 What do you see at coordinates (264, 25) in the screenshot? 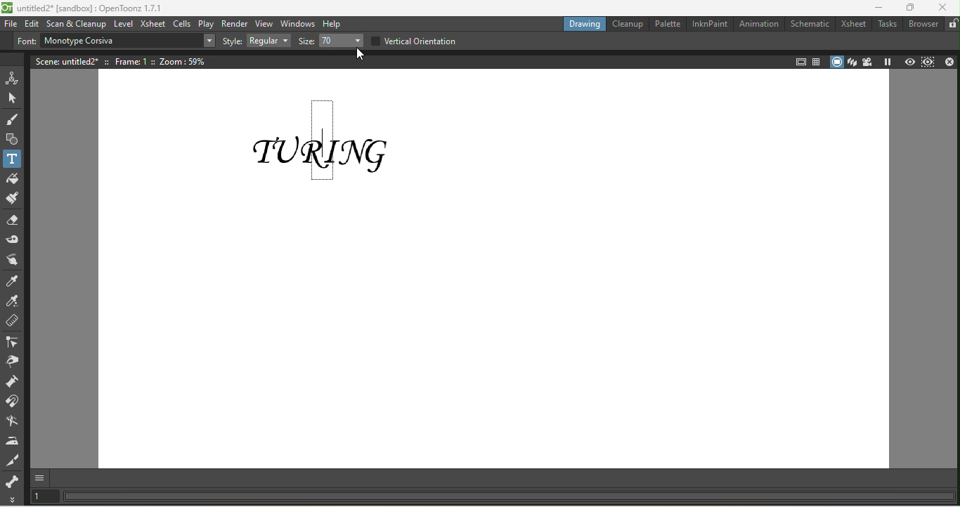
I see `View` at bounding box center [264, 25].